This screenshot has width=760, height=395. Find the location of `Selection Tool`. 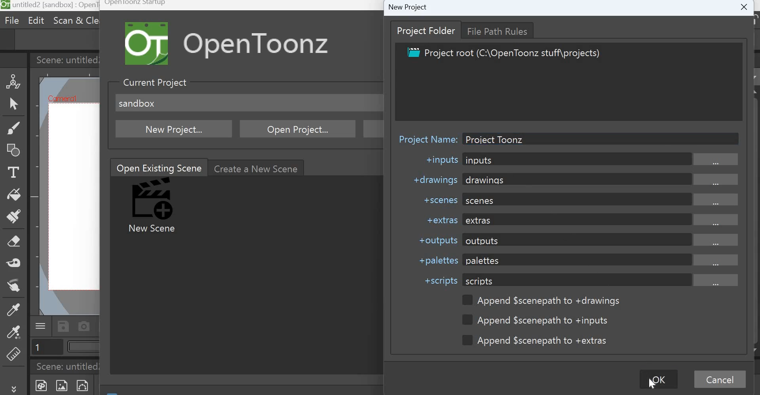

Selection Tool is located at coordinates (13, 104).